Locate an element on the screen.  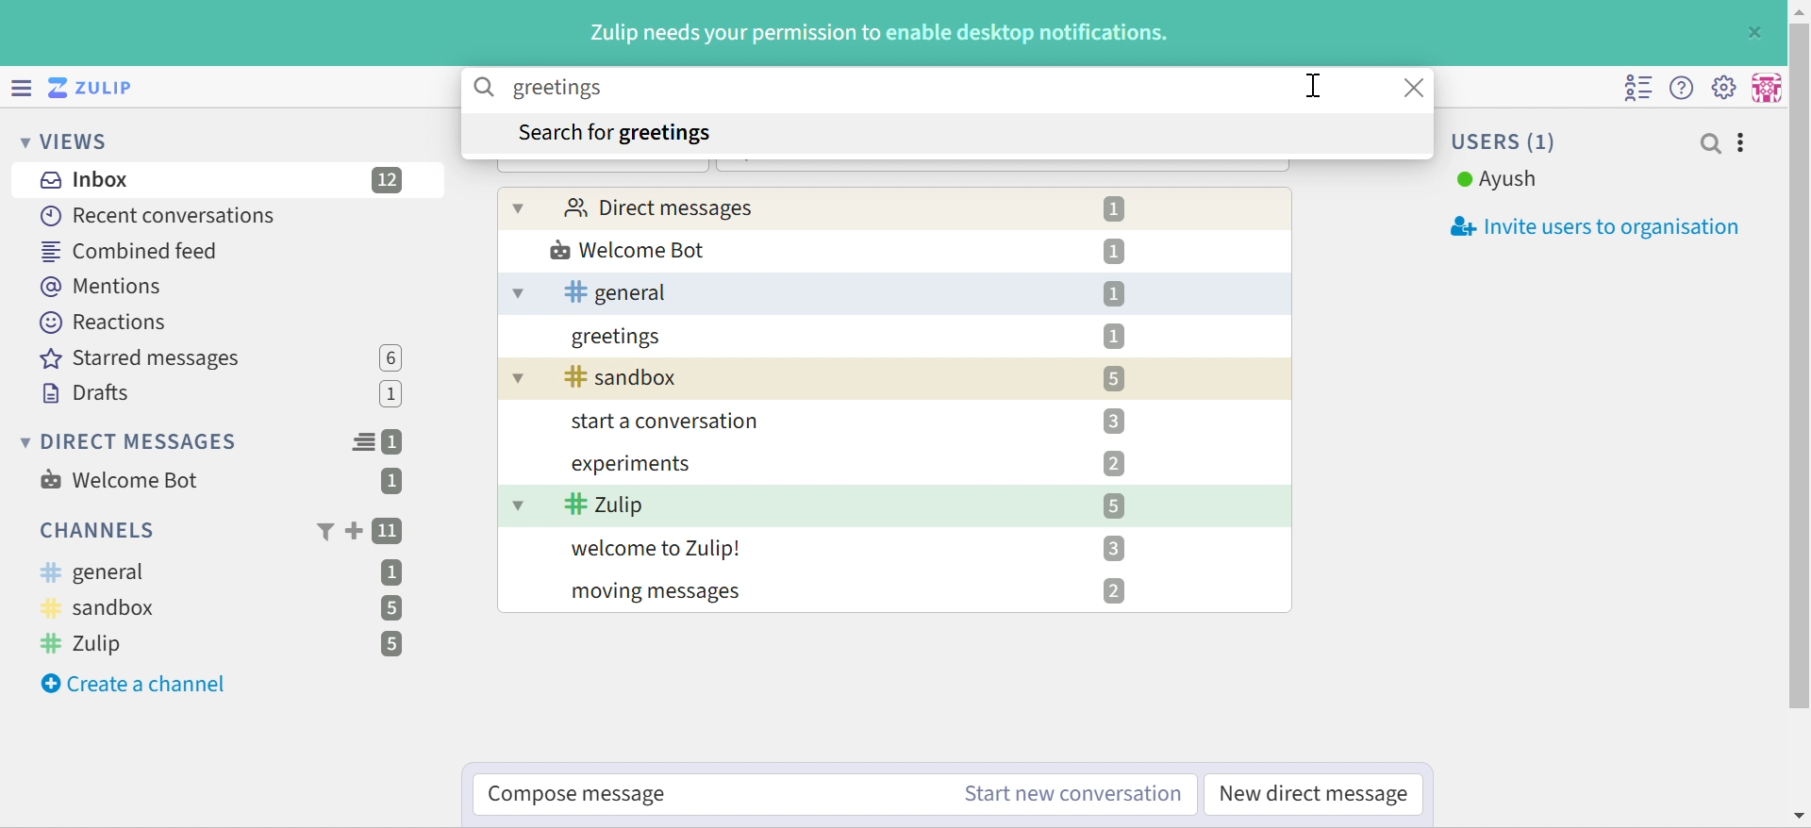
5 is located at coordinates (391, 645).